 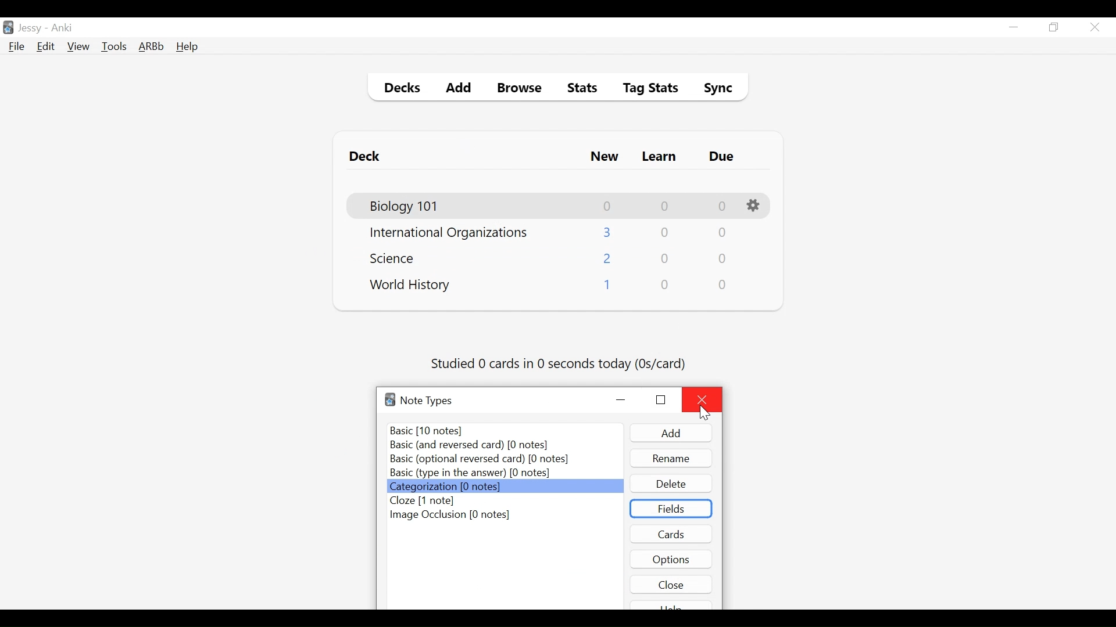 What do you see at coordinates (722, 157) in the screenshot?
I see `Due` at bounding box center [722, 157].